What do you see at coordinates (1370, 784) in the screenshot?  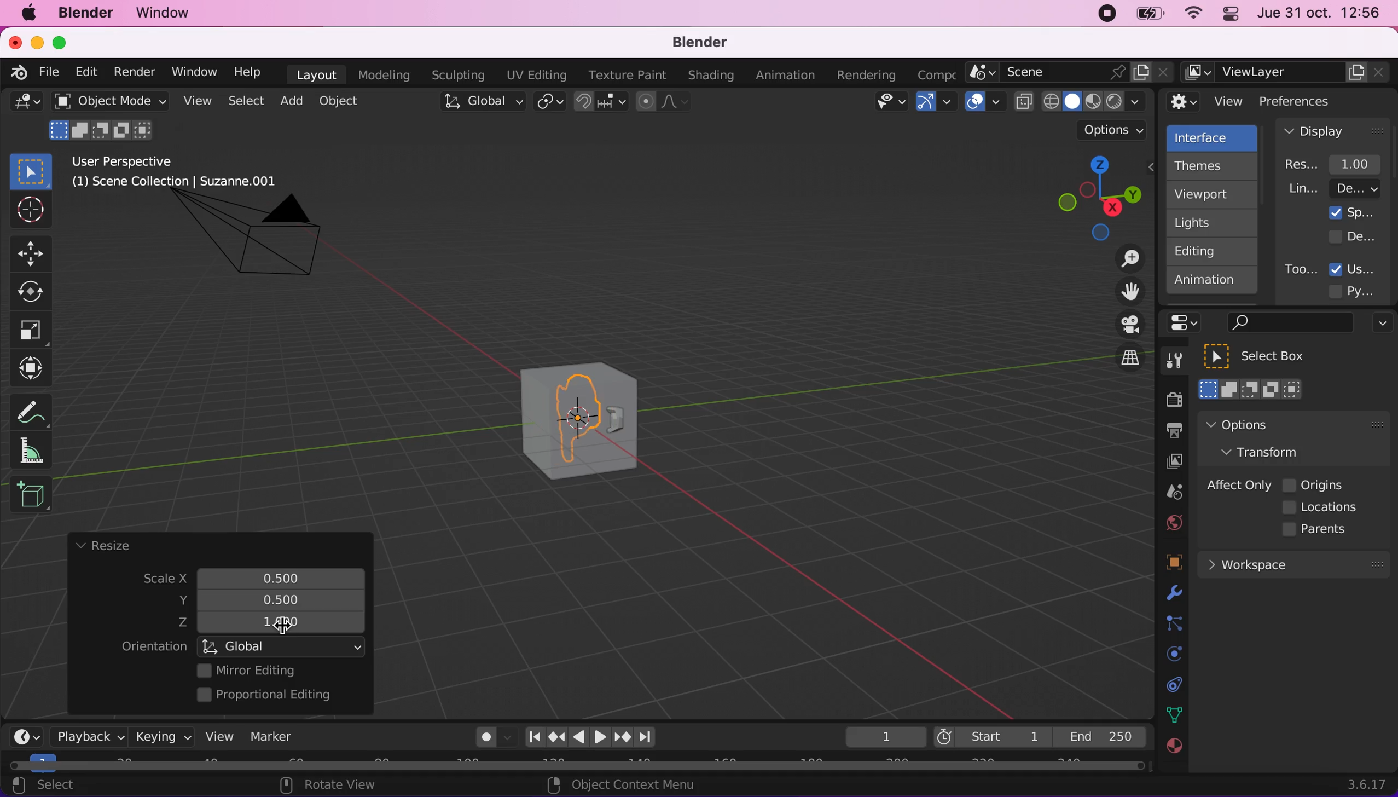 I see `3.6.17` at bounding box center [1370, 784].